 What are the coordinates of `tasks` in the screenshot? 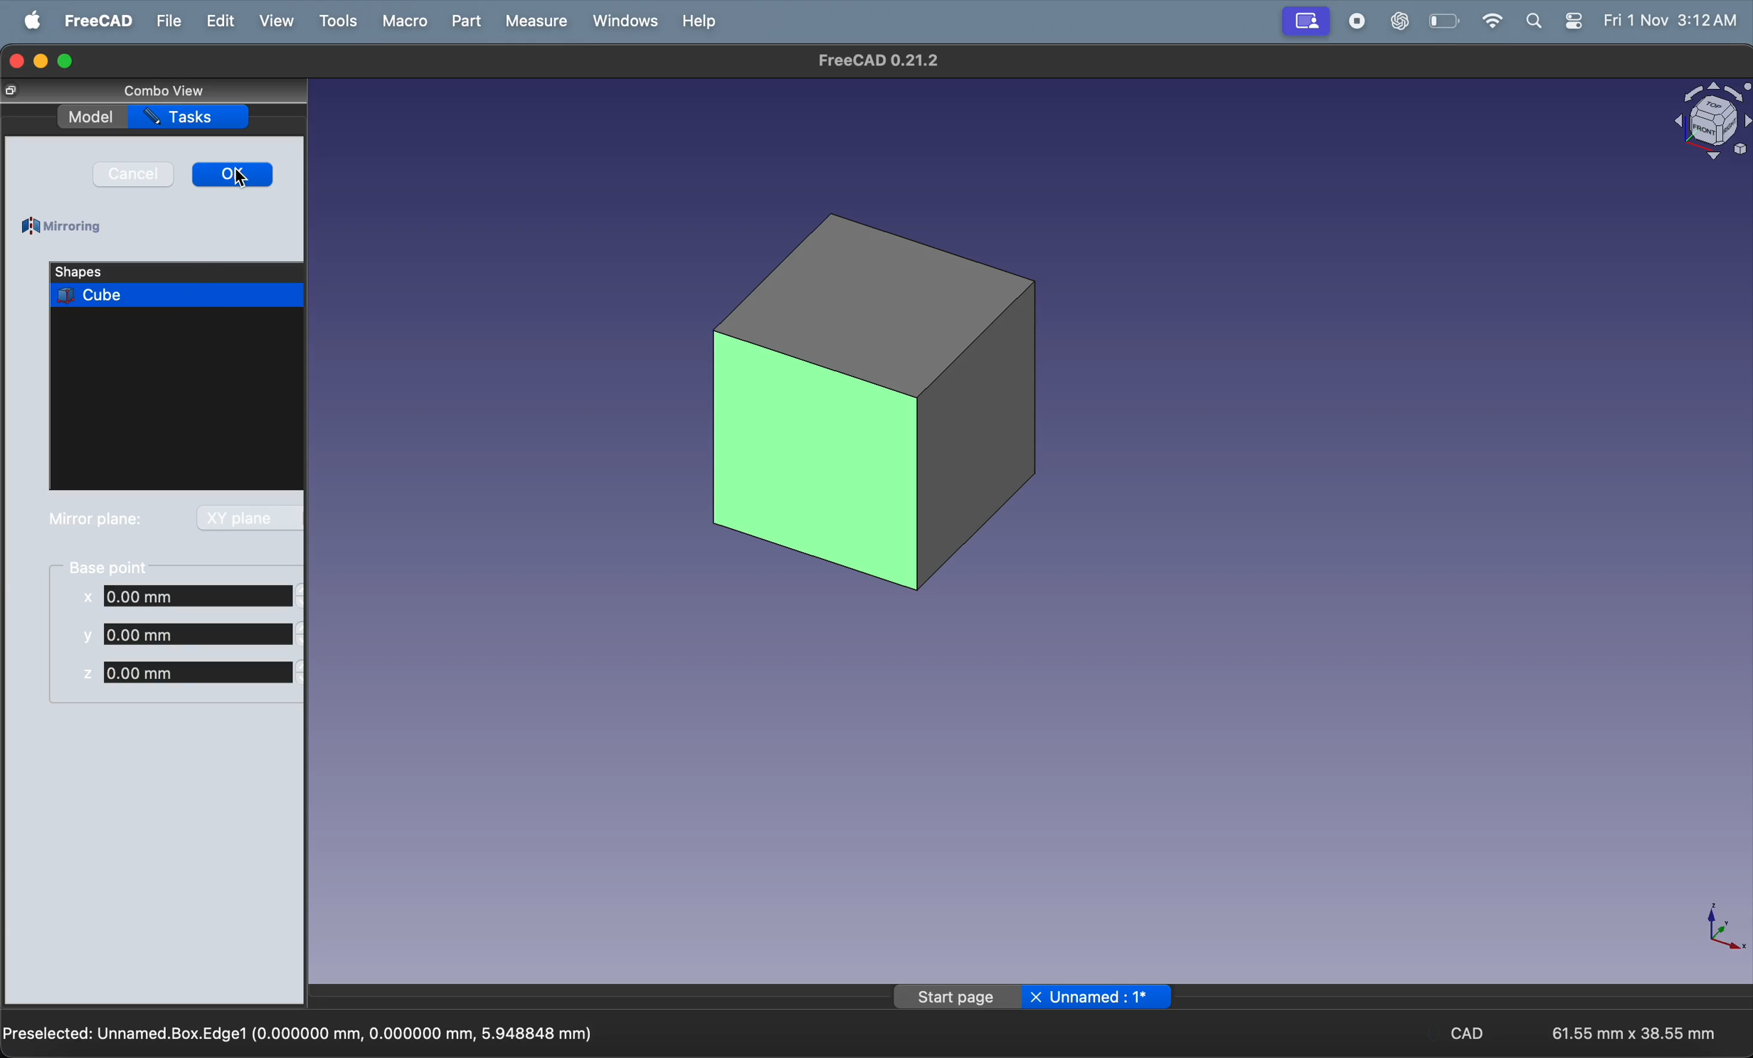 It's located at (189, 117).